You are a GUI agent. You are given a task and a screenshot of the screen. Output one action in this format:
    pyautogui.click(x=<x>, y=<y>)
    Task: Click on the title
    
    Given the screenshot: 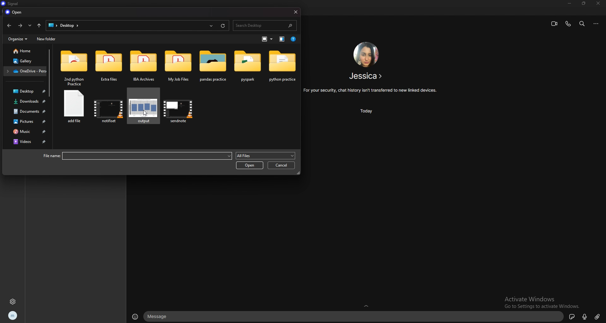 What is the action you would take?
    pyautogui.click(x=10, y=3)
    